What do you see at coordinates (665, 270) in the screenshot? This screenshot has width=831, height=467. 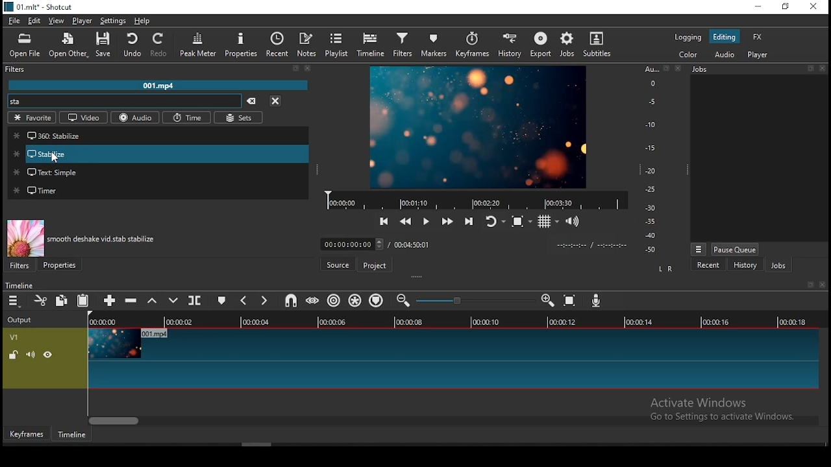 I see `L R` at bounding box center [665, 270].